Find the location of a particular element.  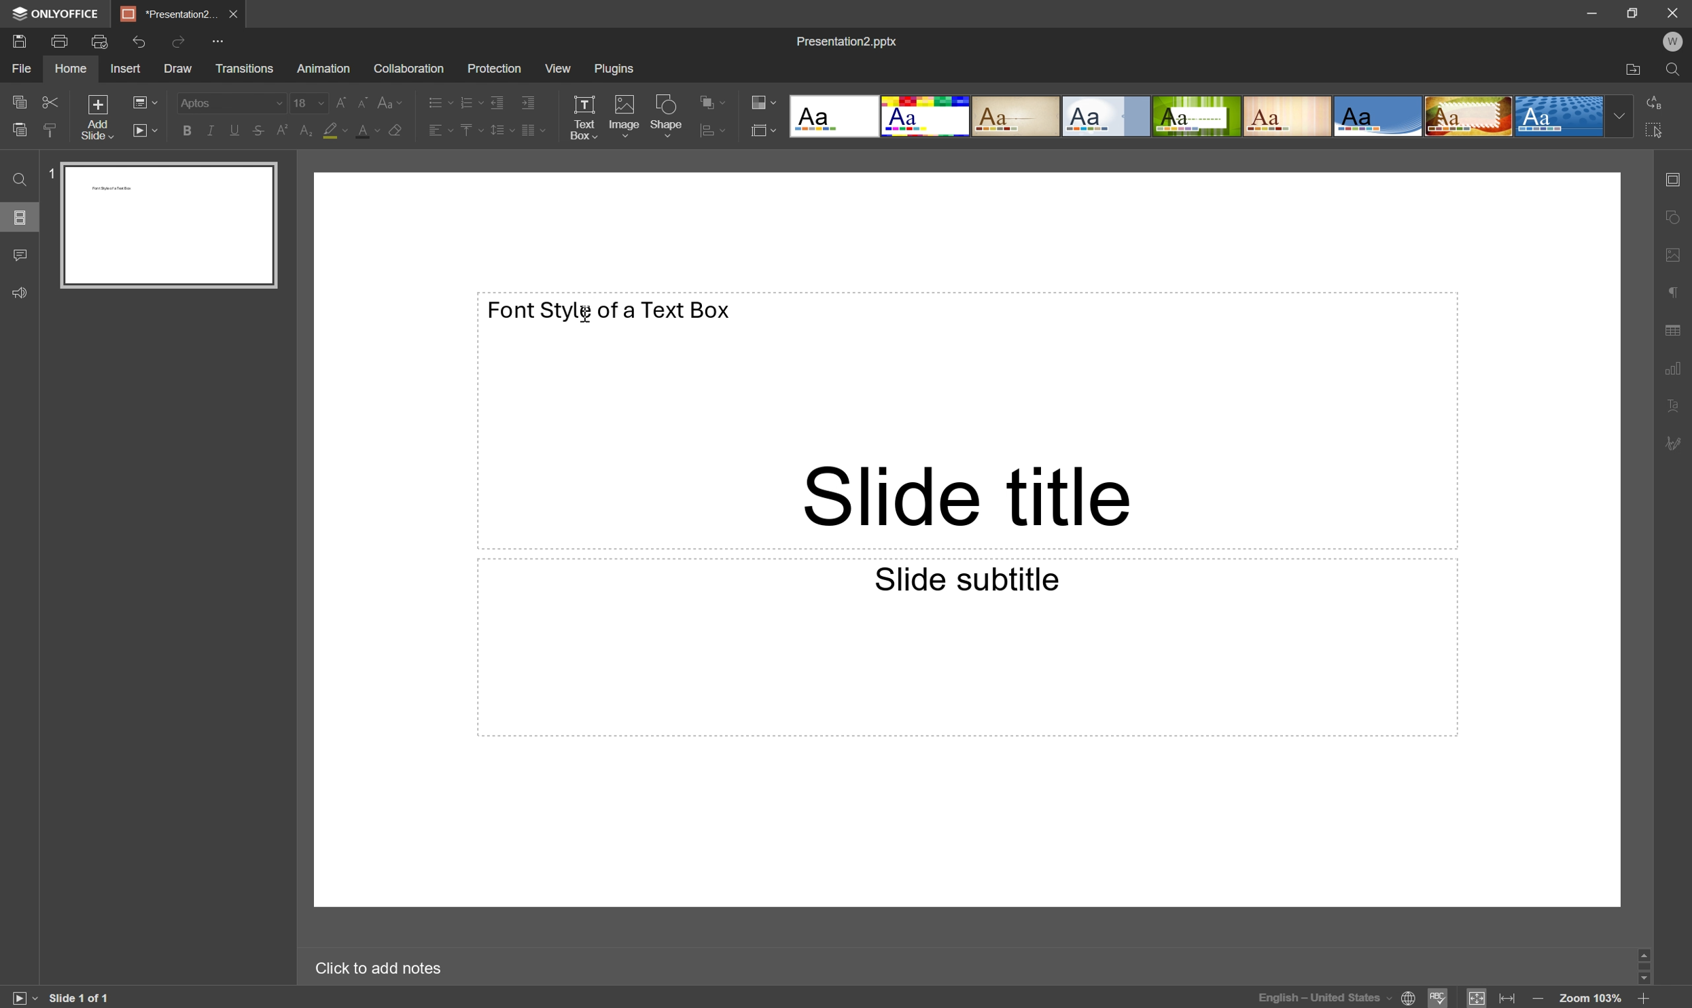

Select slide layout is located at coordinates (766, 128).